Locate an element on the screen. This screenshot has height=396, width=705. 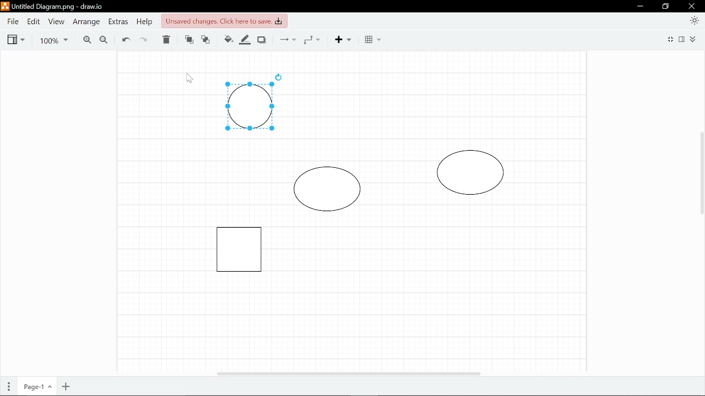
Line color is located at coordinates (246, 38).